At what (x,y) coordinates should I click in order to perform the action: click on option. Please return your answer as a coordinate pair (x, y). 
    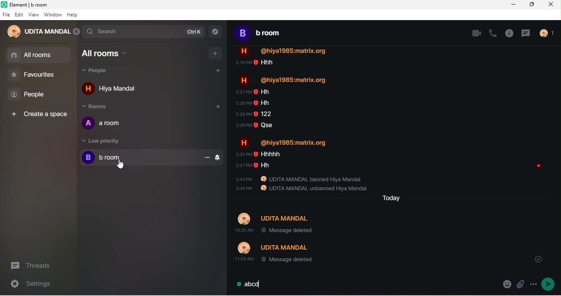
    Looking at the image, I should click on (533, 285).